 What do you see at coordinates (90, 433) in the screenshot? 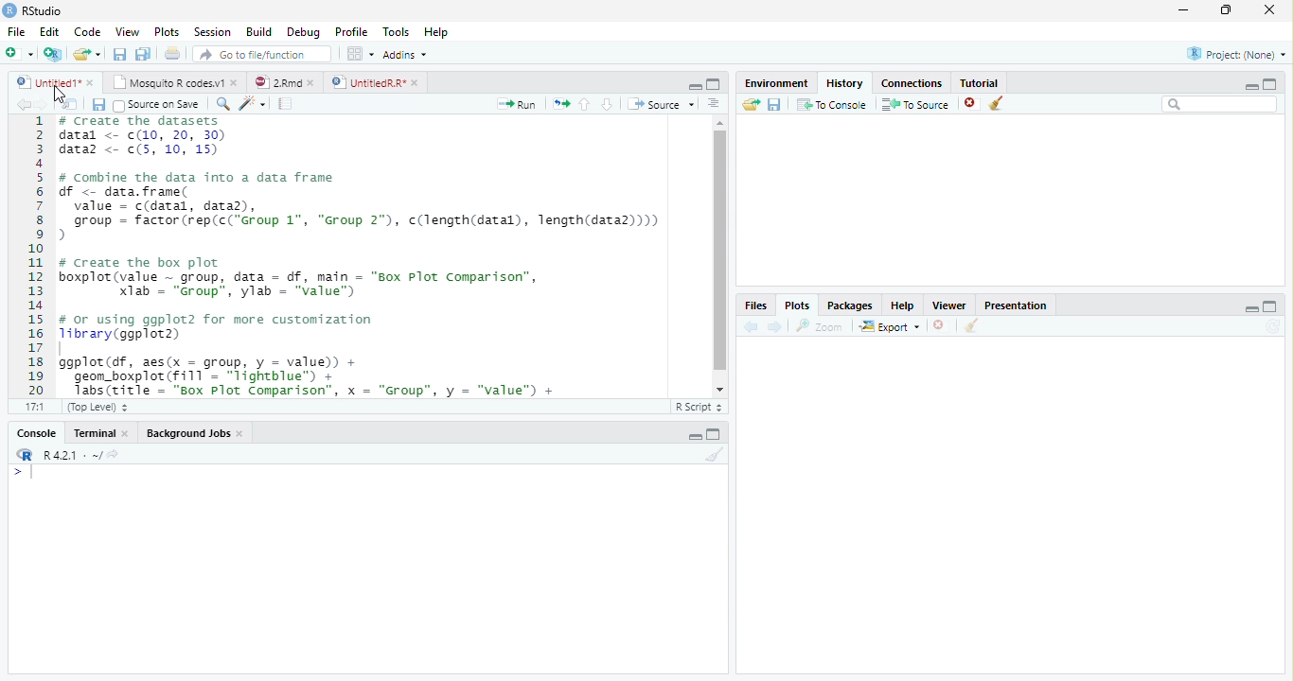
I see `Terminal` at bounding box center [90, 433].